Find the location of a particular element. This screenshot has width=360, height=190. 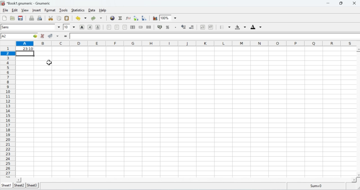

Print the current file is located at coordinates (32, 18).